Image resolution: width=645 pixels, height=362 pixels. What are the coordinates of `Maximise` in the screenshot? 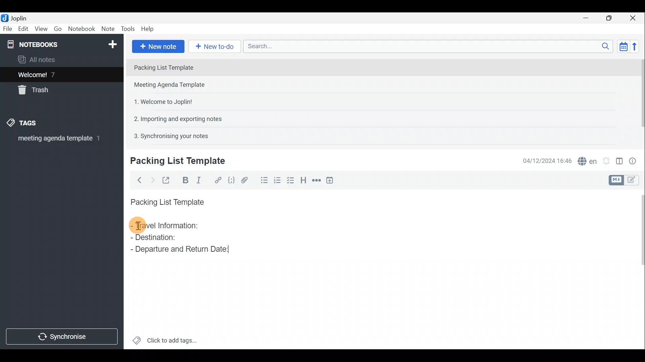 It's located at (611, 18).